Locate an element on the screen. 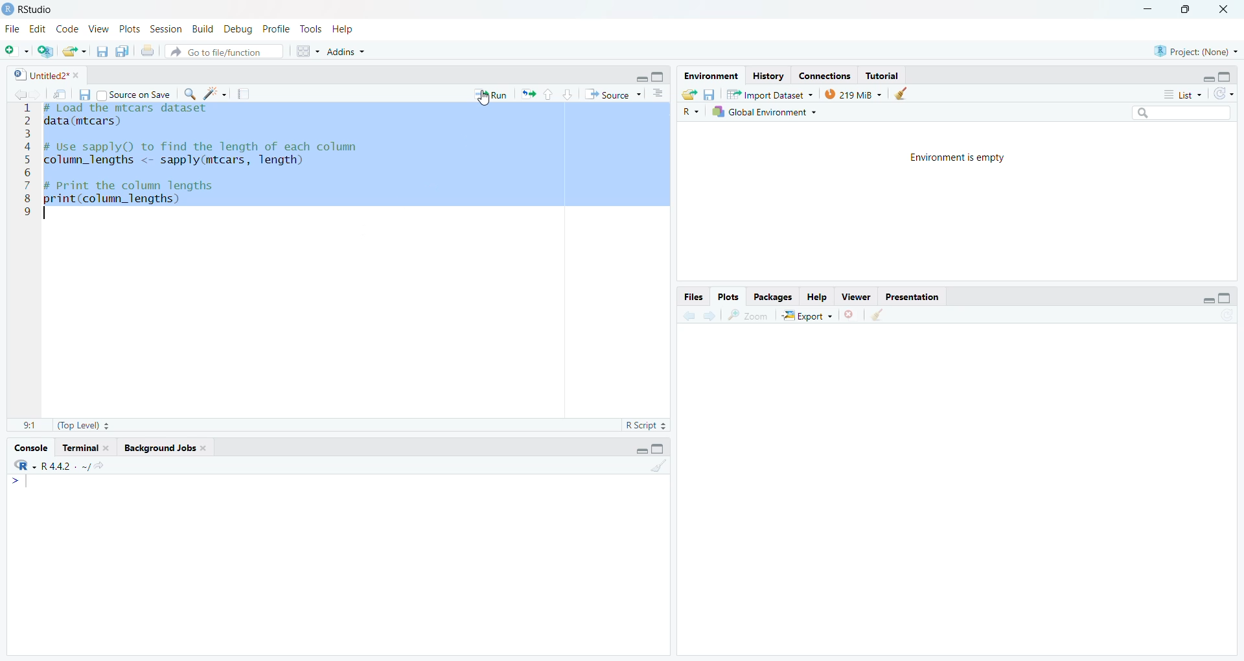  Maximize is located at coordinates (1189, 10).